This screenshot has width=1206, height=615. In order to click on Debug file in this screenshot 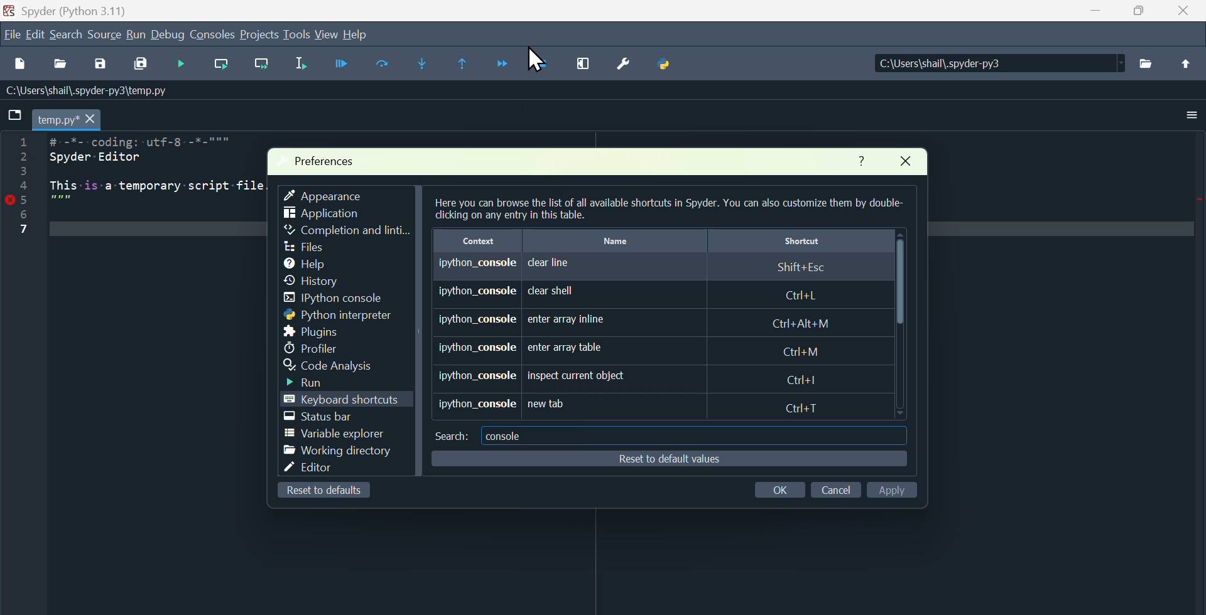, I will do `click(183, 65)`.